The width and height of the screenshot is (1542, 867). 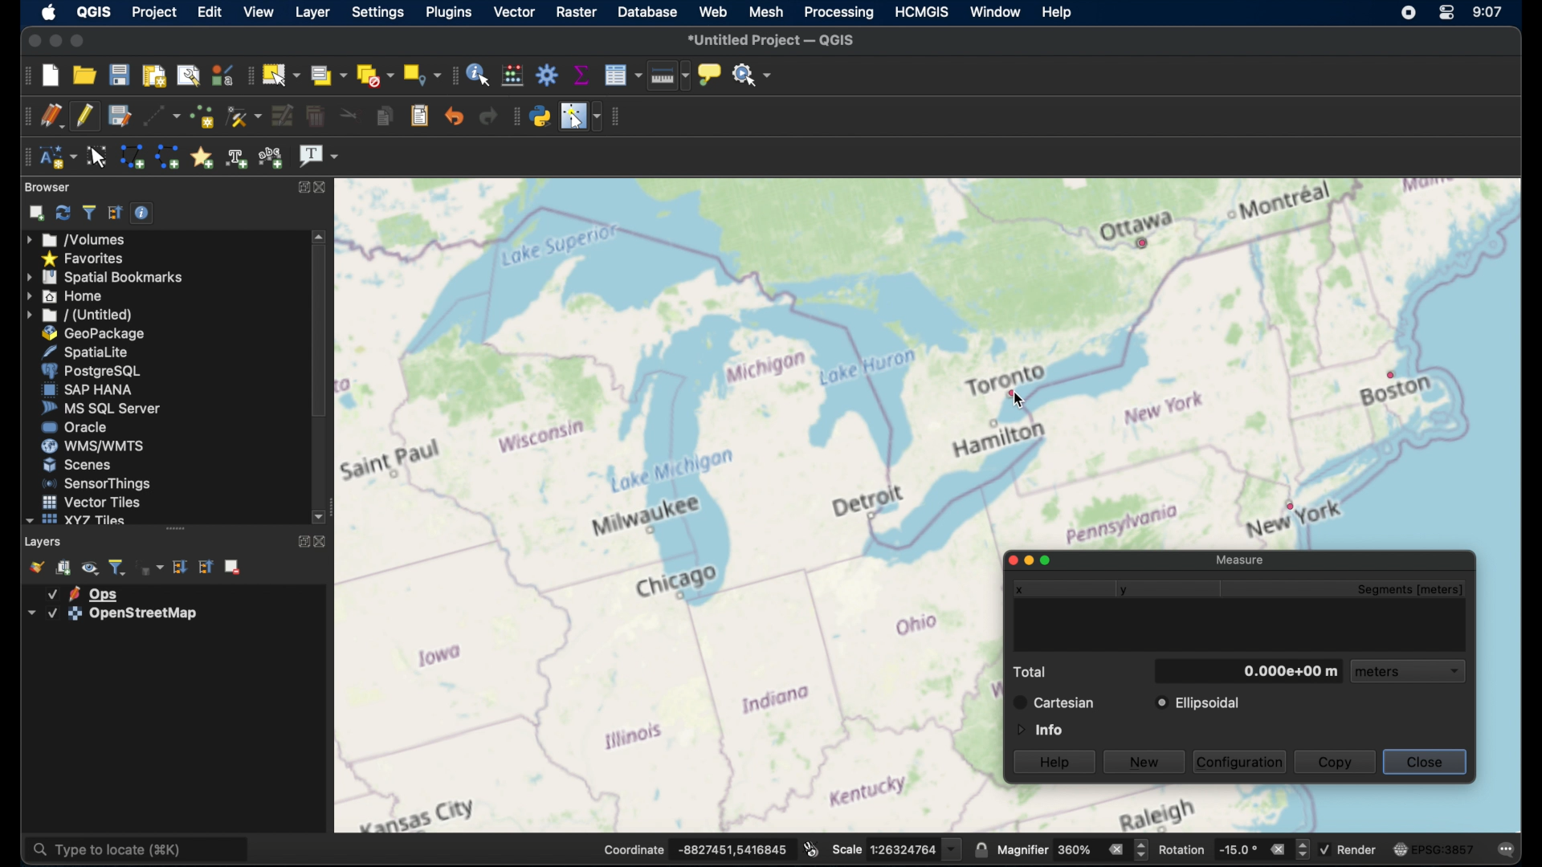 What do you see at coordinates (118, 566) in the screenshot?
I see `filter legend` at bounding box center [118, 566].